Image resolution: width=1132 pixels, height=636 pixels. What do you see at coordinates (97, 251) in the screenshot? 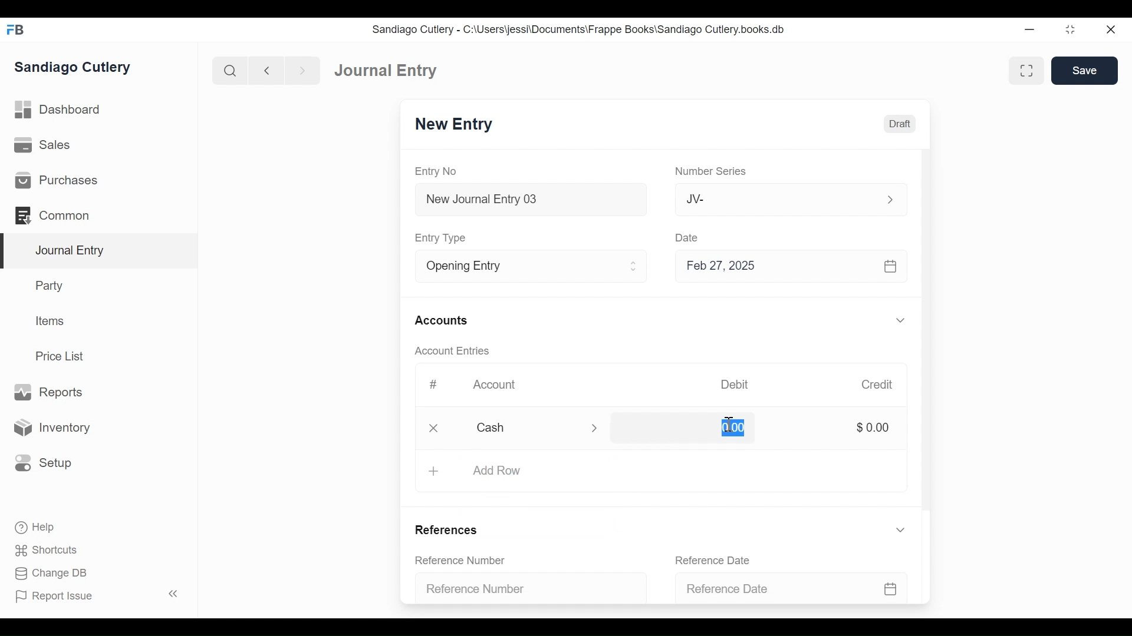
I see `Journal Entry` at bounding box center [97, 251].